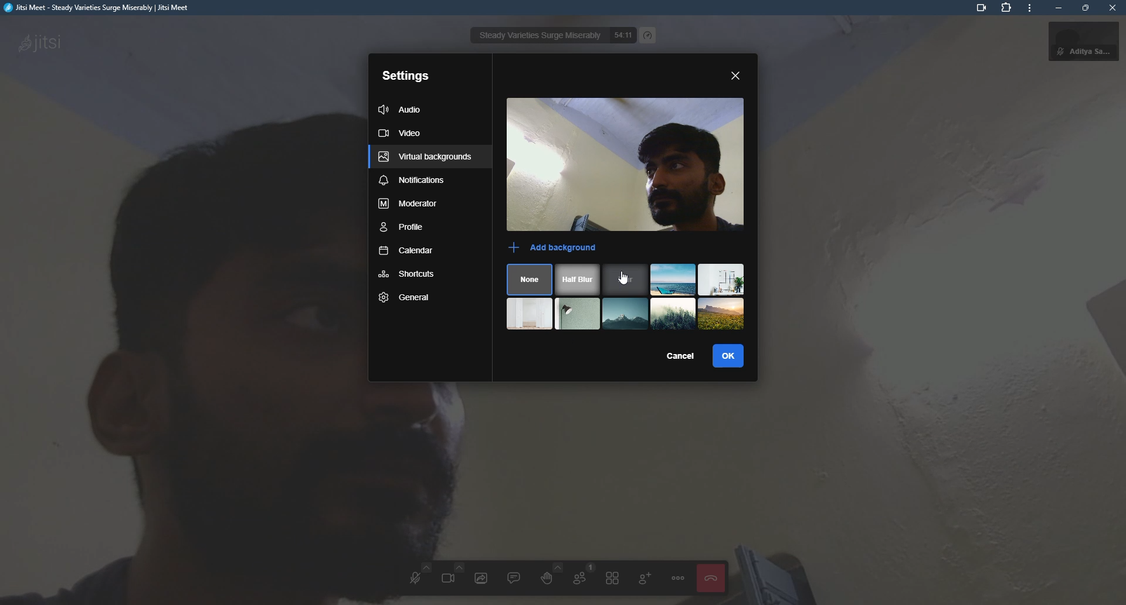 Image resolution: width=1126 pixels, height=605 pixels. Describe the element at coordinates (530, 280) in the screenshot. I see `none` at that location.